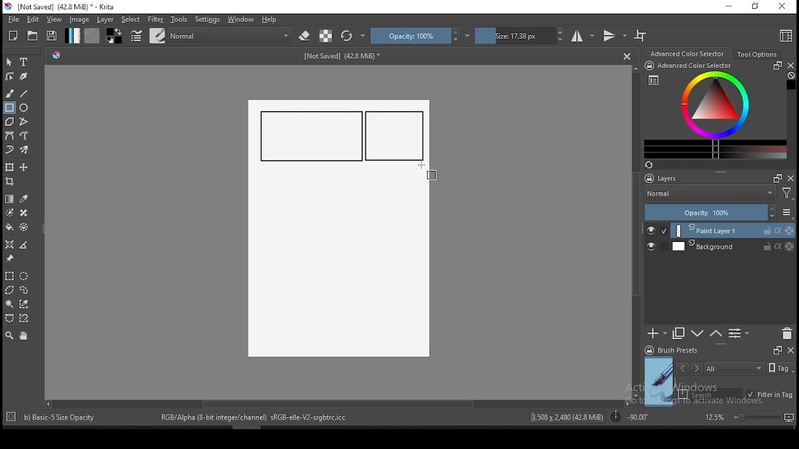 The image size is (799, 449). What do you see at coordinates (790, 65) in the screenshot?
I see `close docker` at bounding box center [790, 65].